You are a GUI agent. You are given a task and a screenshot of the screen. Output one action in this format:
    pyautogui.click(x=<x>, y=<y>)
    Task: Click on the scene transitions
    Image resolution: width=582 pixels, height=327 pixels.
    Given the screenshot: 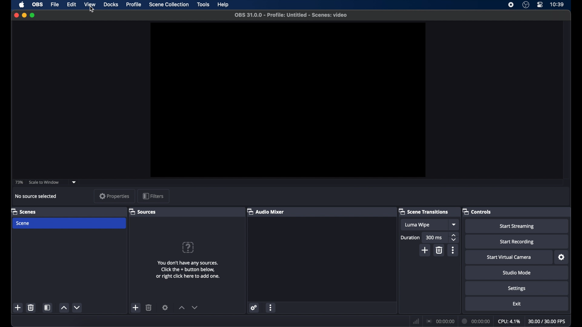 What is the action you would take?
    pyautogui.click(x=423, y=211)
    